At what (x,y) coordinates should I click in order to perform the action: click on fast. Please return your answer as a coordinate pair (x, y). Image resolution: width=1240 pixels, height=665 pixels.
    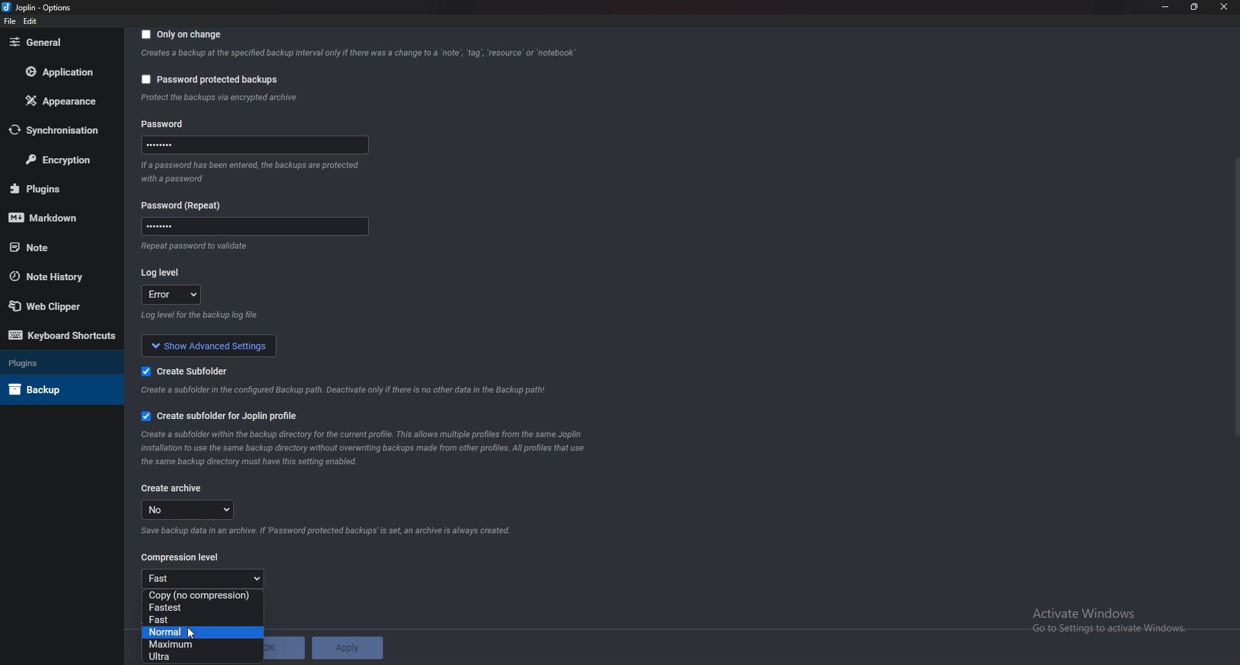
    Looking at the image, I should click on (204, 578).